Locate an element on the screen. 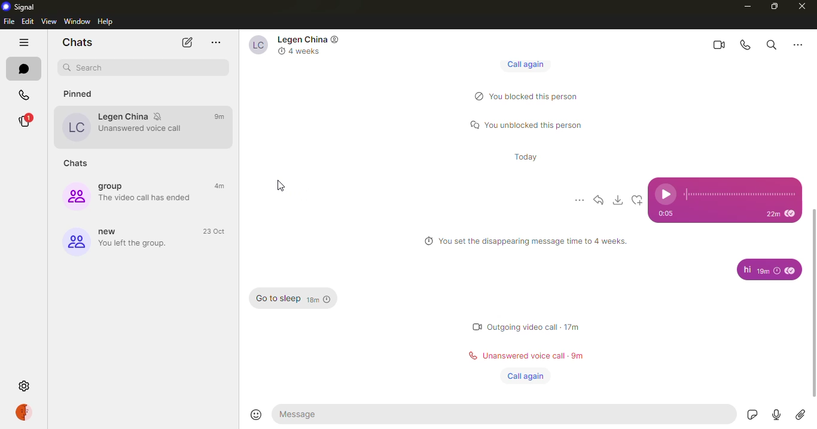 The height and width of the screenshot is (429, 817). minimize is located at coordinates (745, 6).